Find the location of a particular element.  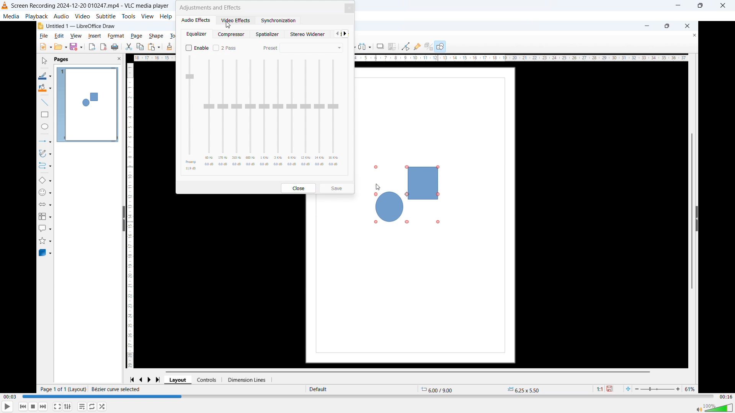

Video effects  is located at coordinates (236, 20).